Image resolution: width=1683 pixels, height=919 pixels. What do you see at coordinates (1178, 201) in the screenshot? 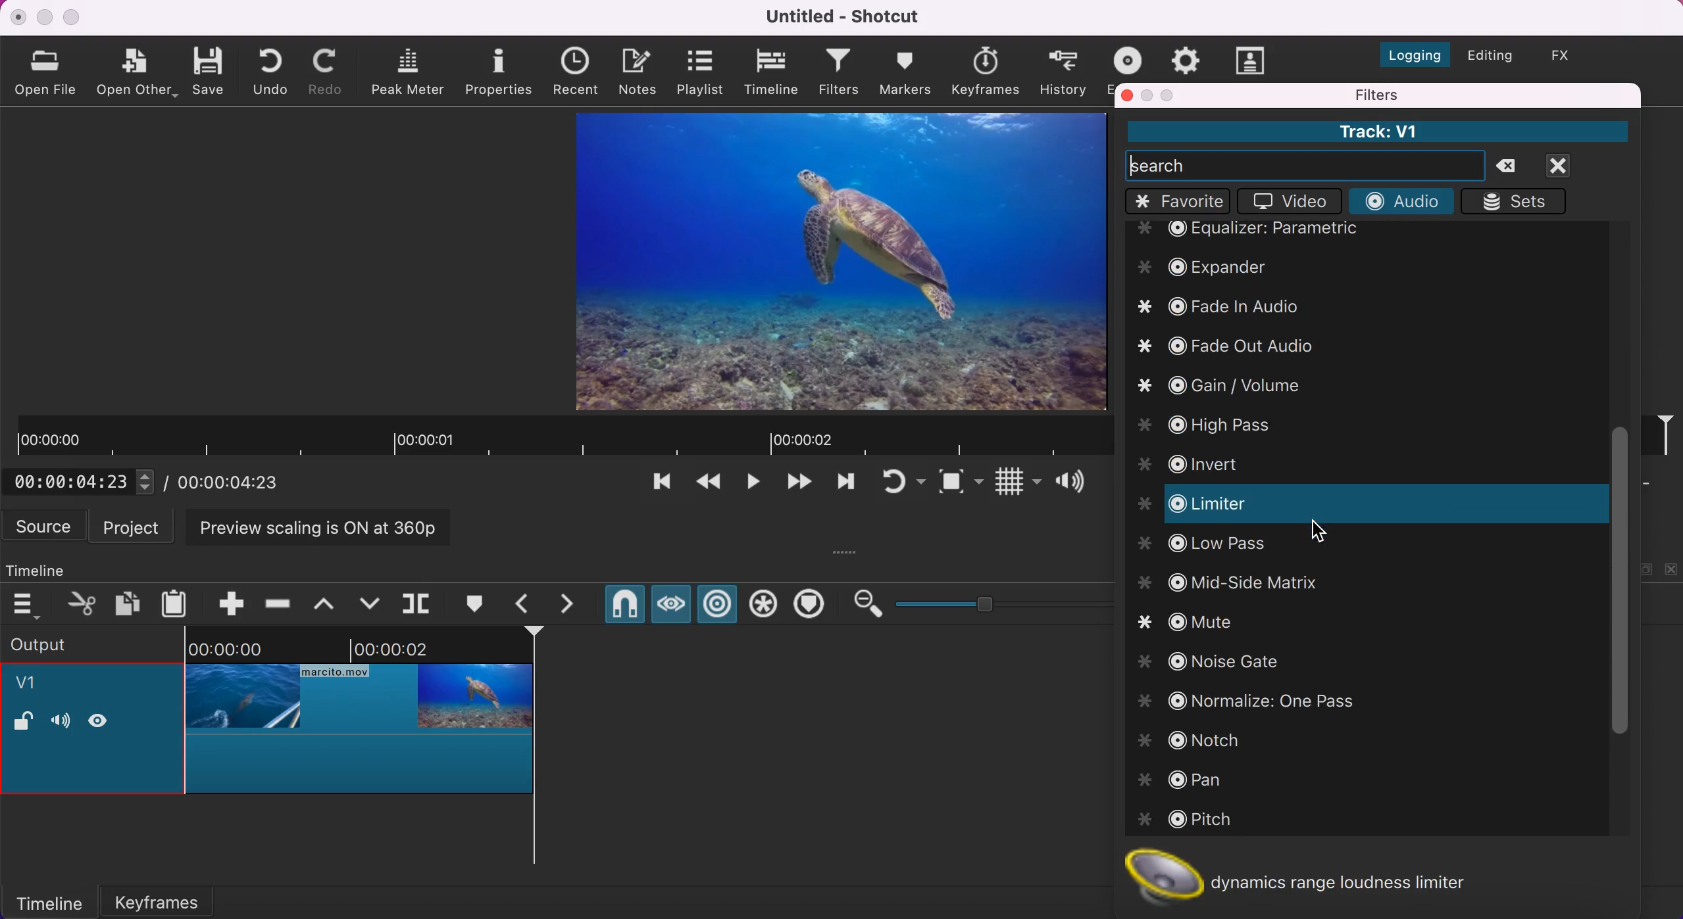
I see `favorite` at bounding box center [1178, 201].